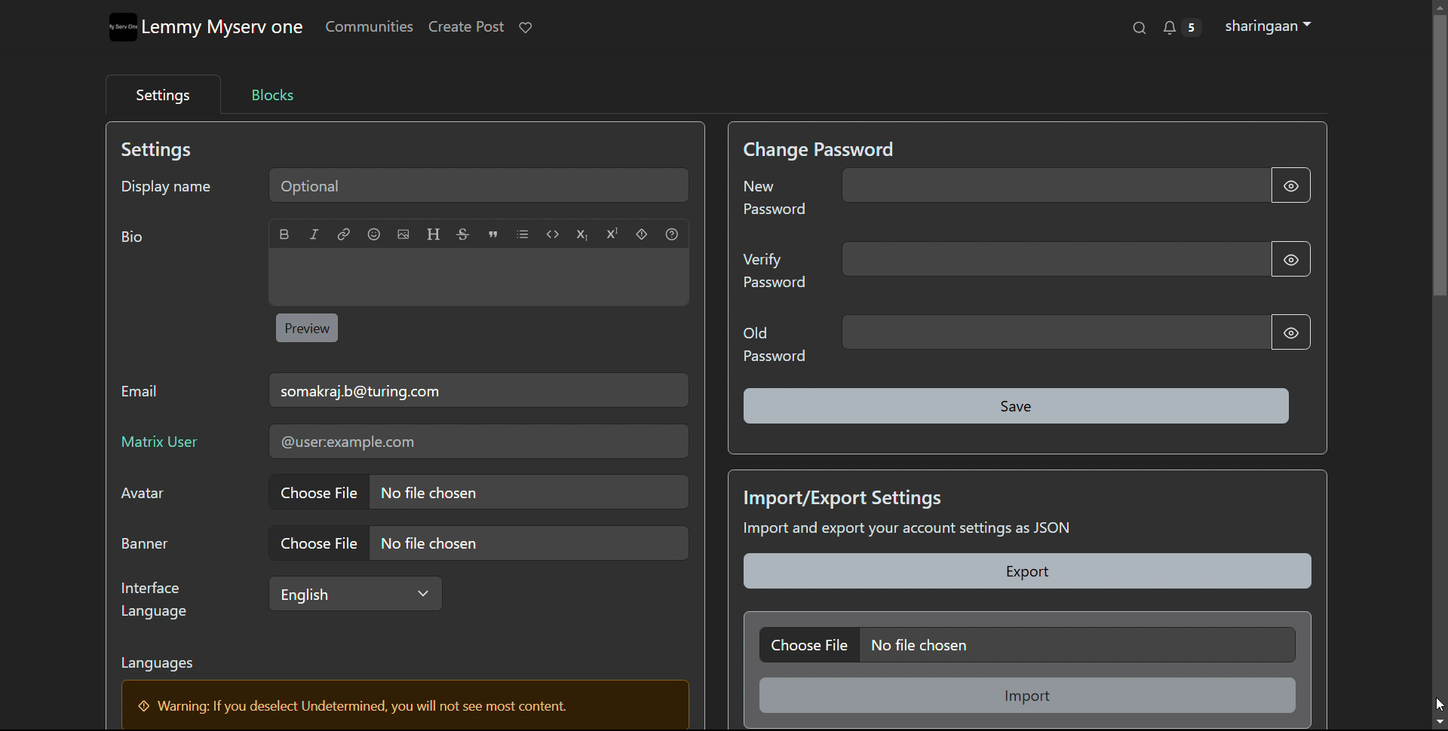 Image resolution: width=1448 pixels, height=731 pixels. Describe the element at coordinates (480, 390) in the screenshot. I see `email` at that location.